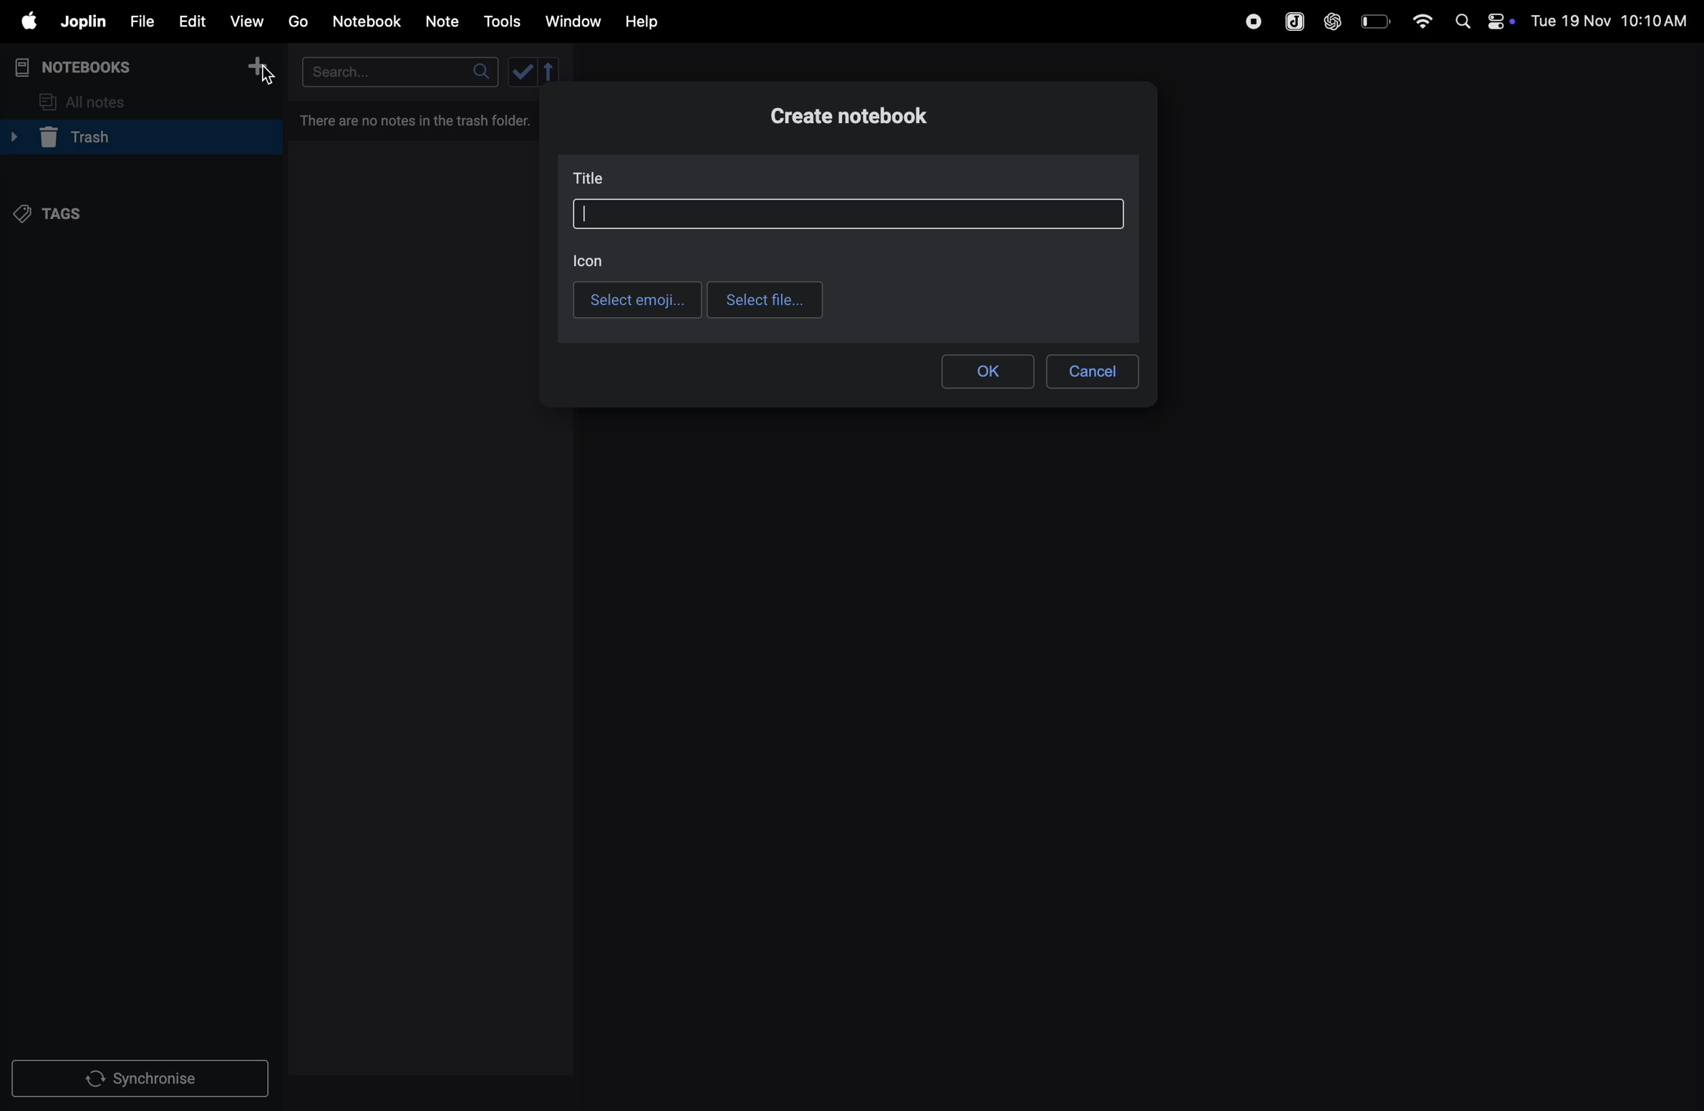 This screenshot has width=1704, height=1111. What do you see at coordinates (851, 213) in the screenshot?
I see `search bar` at bounding box center [851, 213].